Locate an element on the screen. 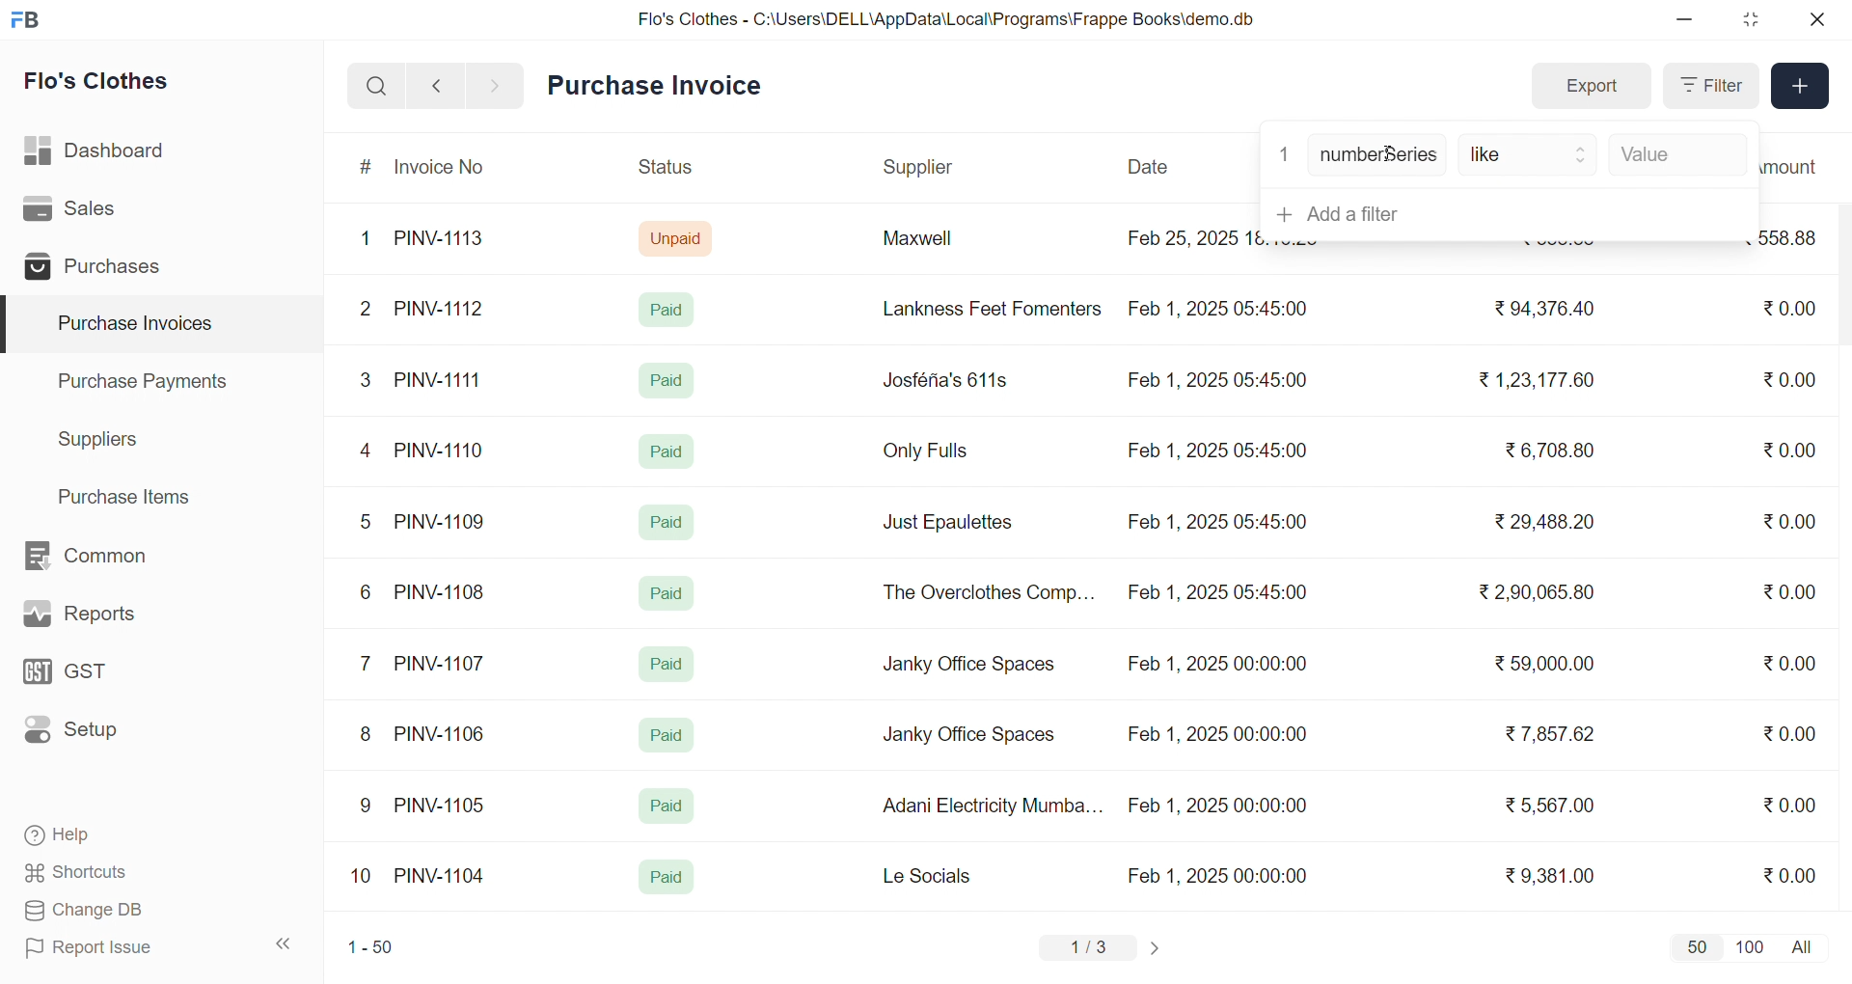 This screenshot has height=984, width=1852. Paid is located at coordinates (665, 450).